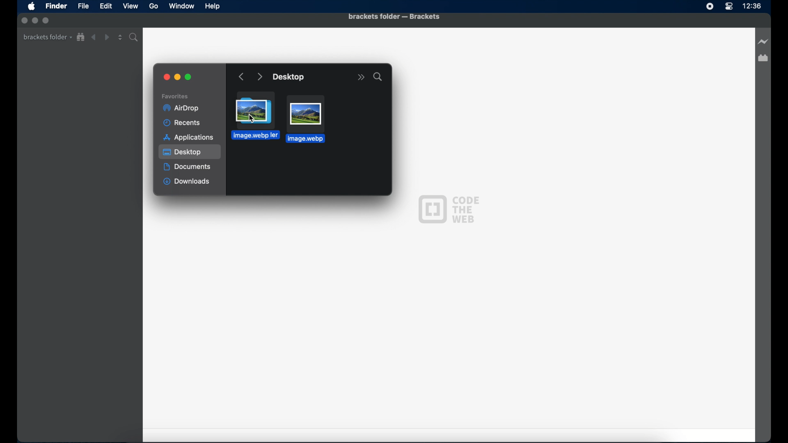 This screenshot has height=443, width=788. I want to click on applications, so click(188, 137).